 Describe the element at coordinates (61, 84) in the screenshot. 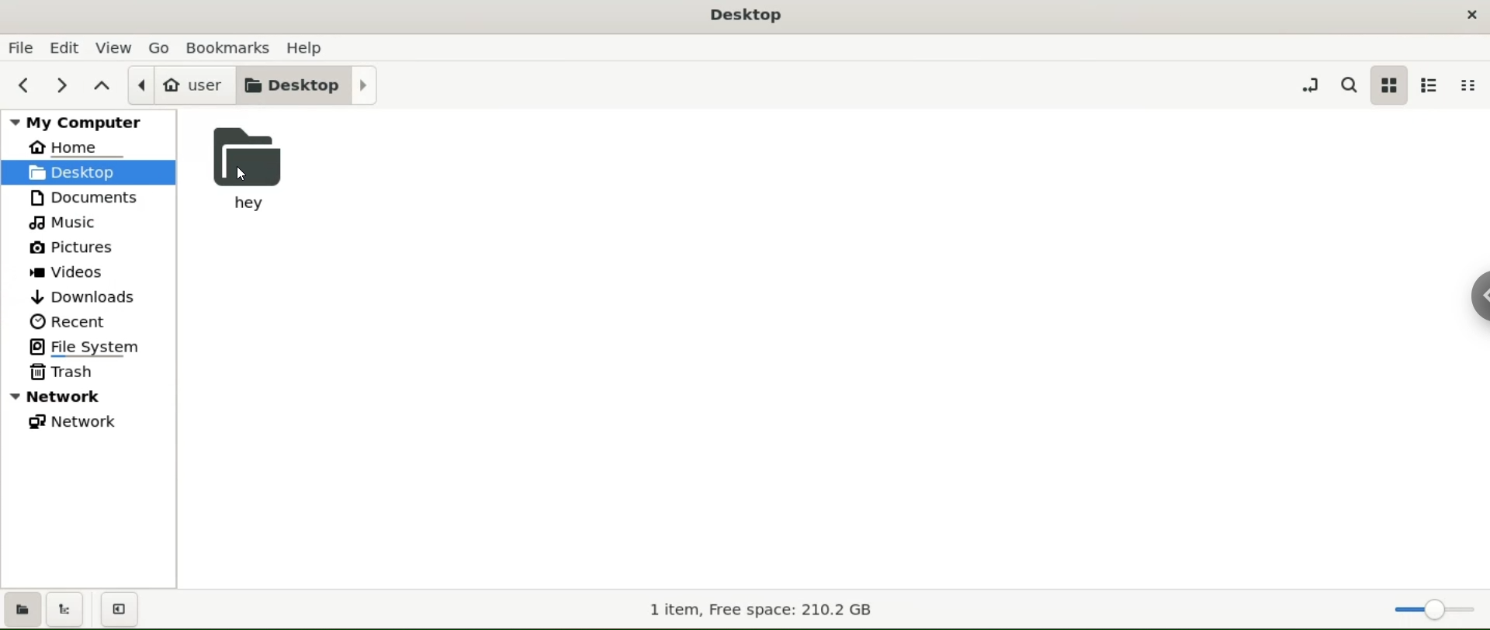

I see `next` at that location.